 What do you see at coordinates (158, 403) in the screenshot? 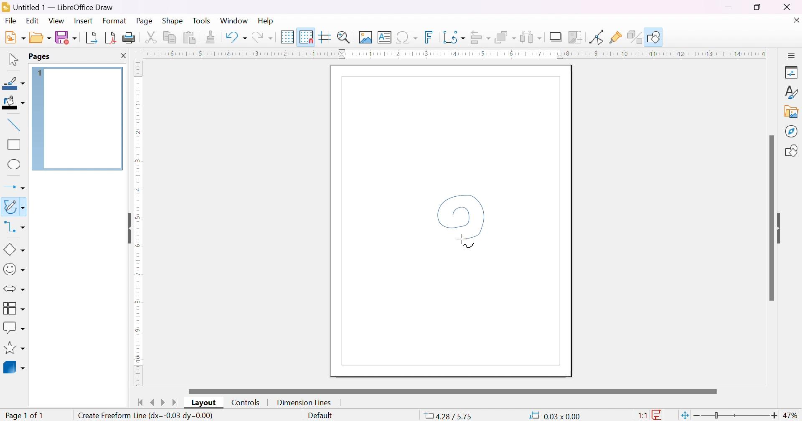
I see `next/previous` at bounding box center [158, 403].